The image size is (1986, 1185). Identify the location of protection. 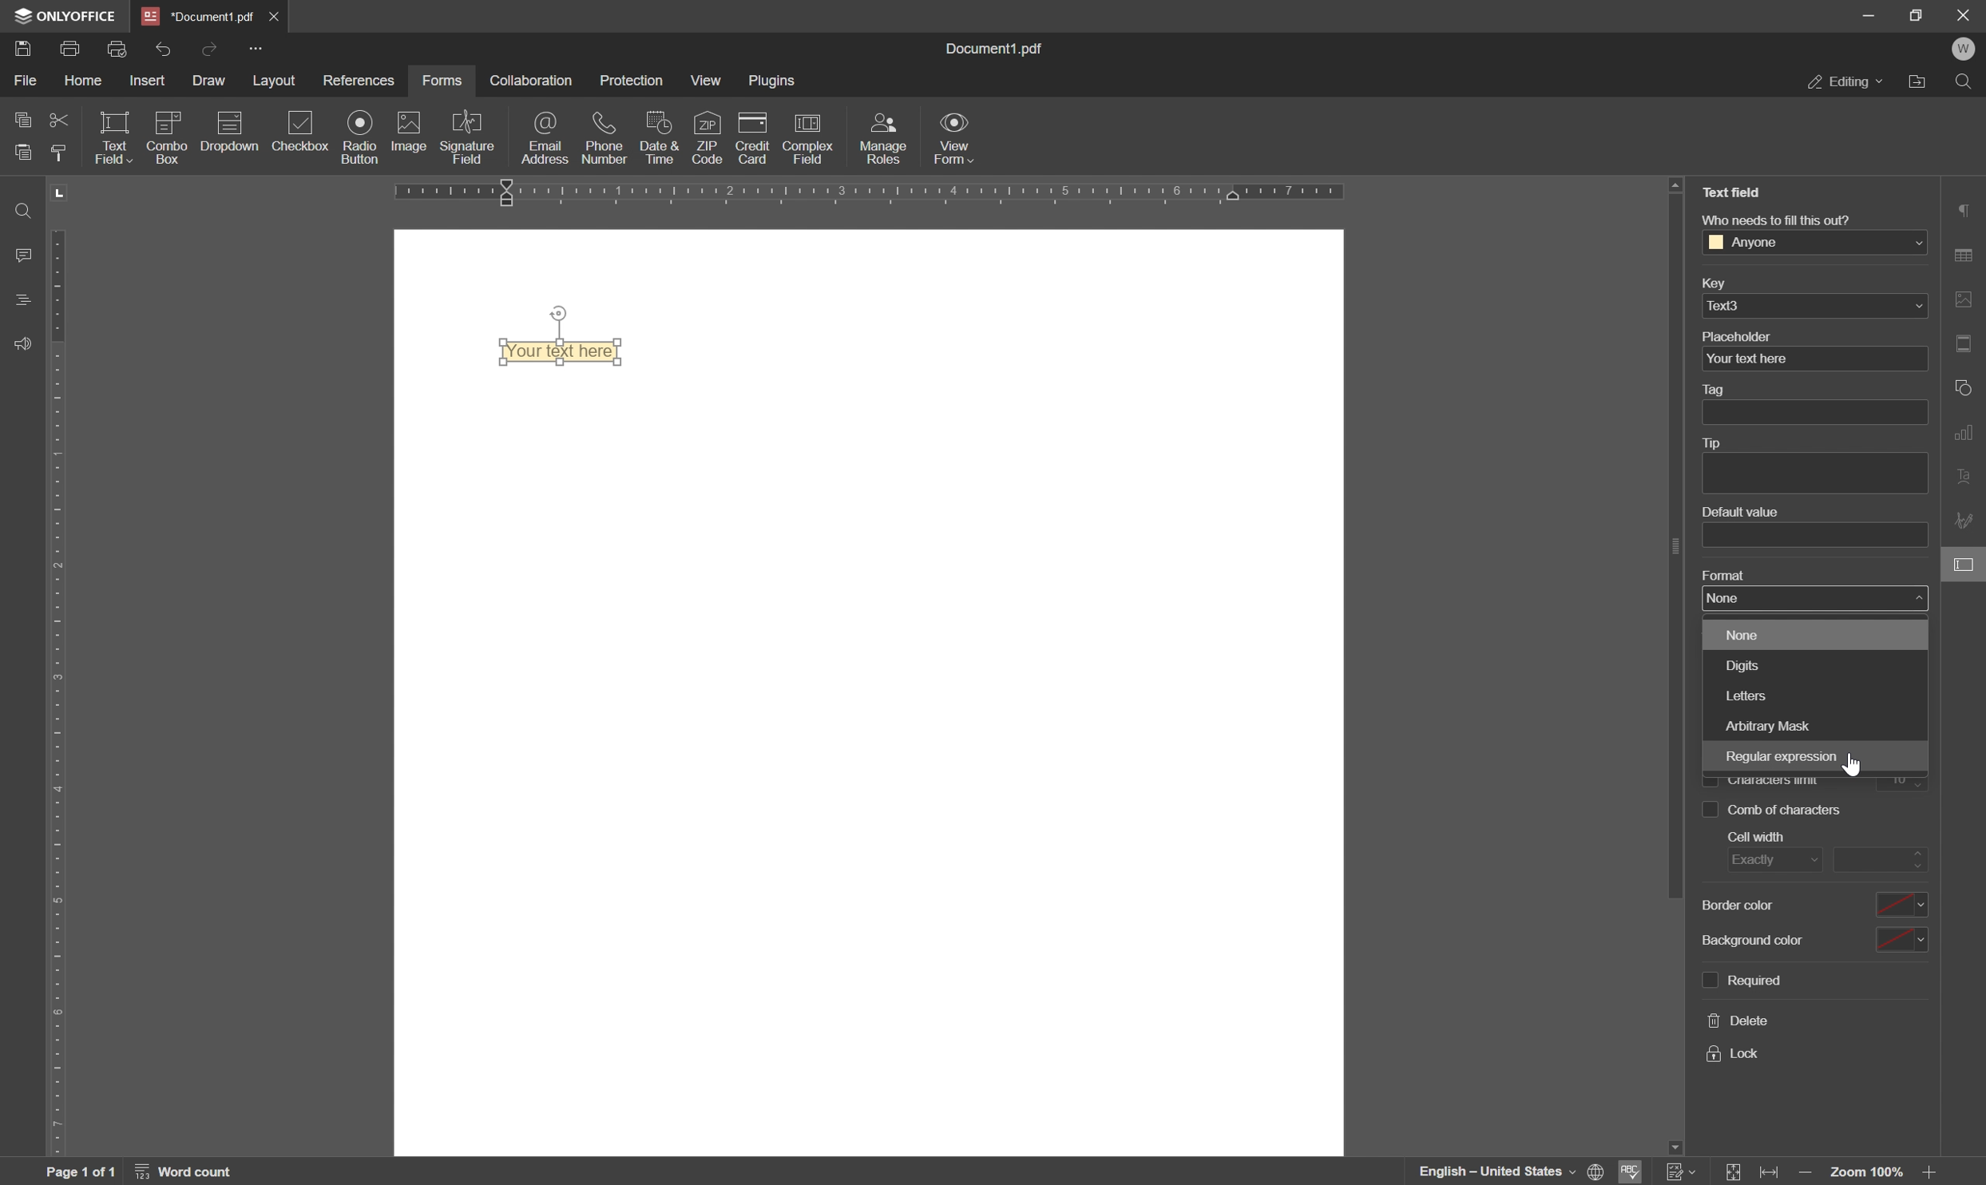
(633, 78).